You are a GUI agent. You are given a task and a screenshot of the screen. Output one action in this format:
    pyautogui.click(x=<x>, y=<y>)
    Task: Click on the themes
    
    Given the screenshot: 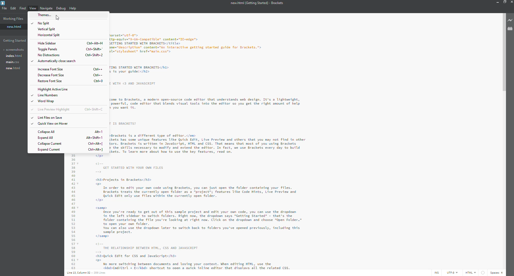 What is the action you would take?
    pyautogui.click(x=46, y=15)
    